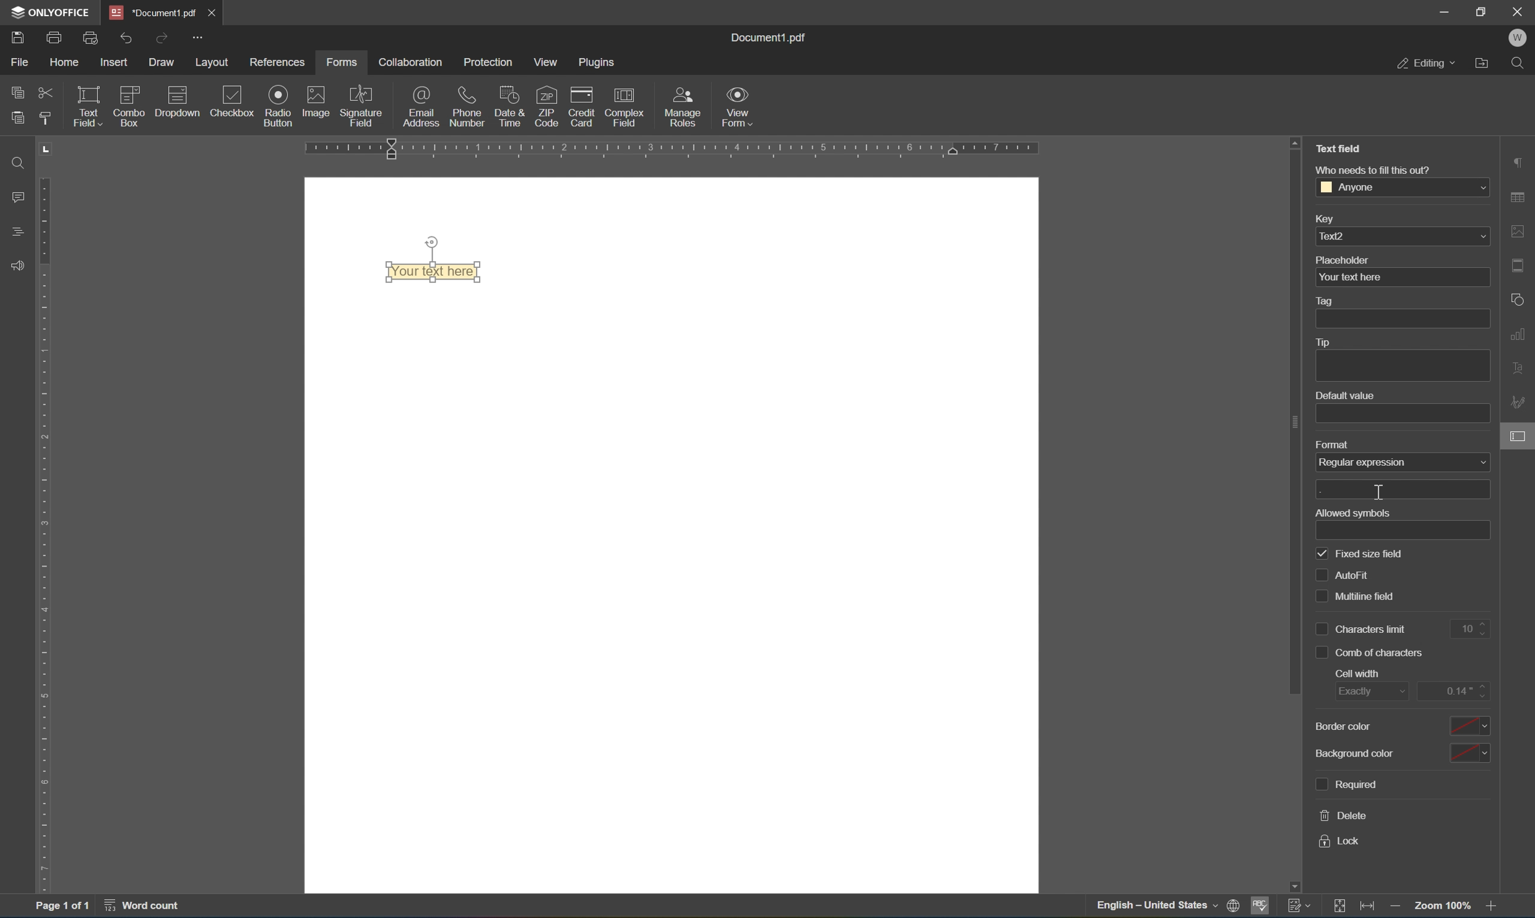 The width and height of the screenshot is (1535, 918). What do you see at coordinates (1341, 841) in the screenshot?
I see `lock` at bounding box center [1341, 841].